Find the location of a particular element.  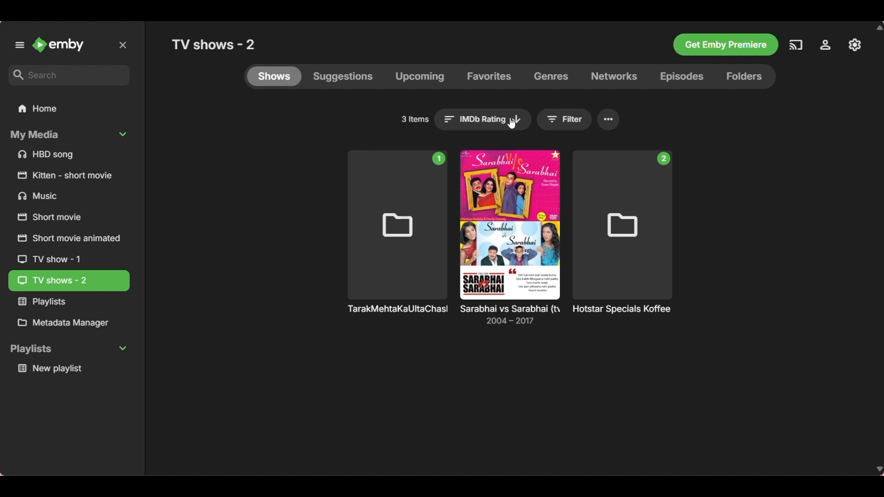

 is located at coordinates (66, 240).